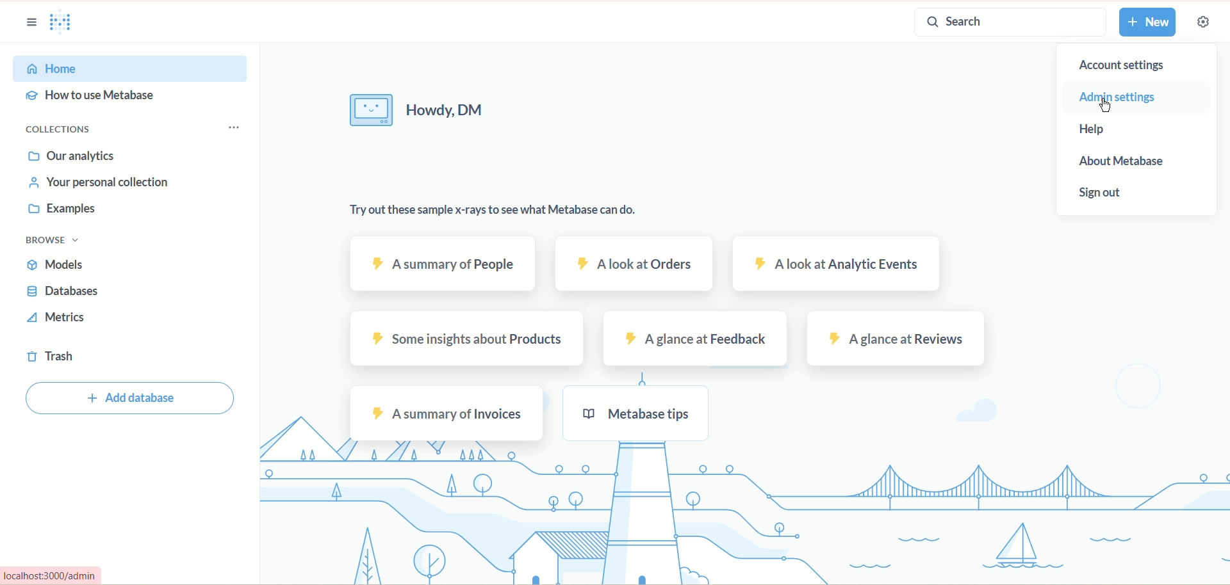  What do you see at coordinates (365, 109) in the screenshot?
I see `image` at bounding box center [365, 109].